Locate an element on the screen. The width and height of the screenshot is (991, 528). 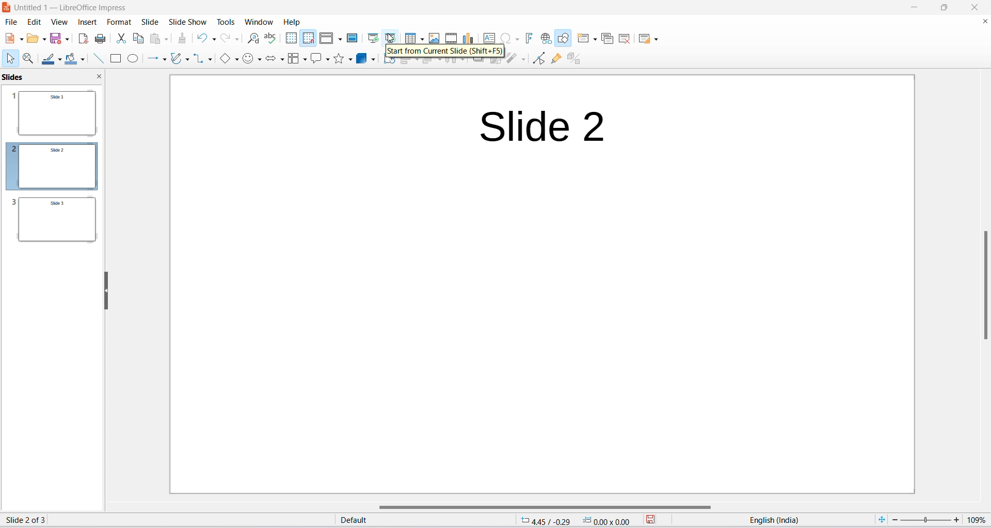
new slide options is located at coordinates (584, 39).